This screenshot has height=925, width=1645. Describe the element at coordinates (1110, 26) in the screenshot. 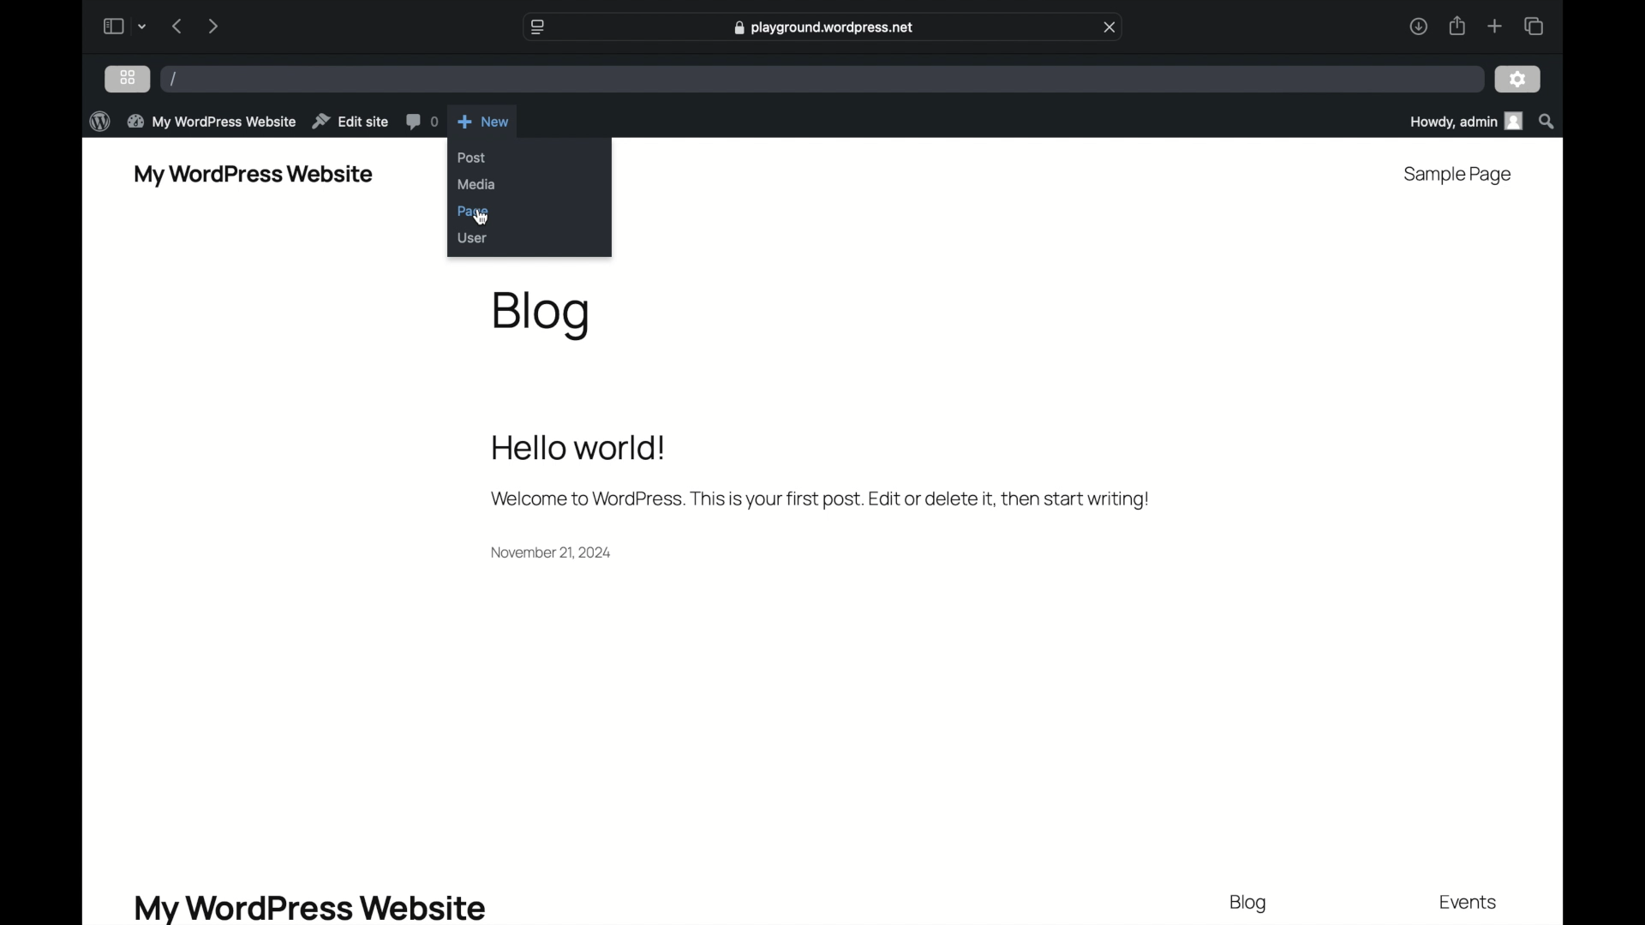

I see `close` at that location.